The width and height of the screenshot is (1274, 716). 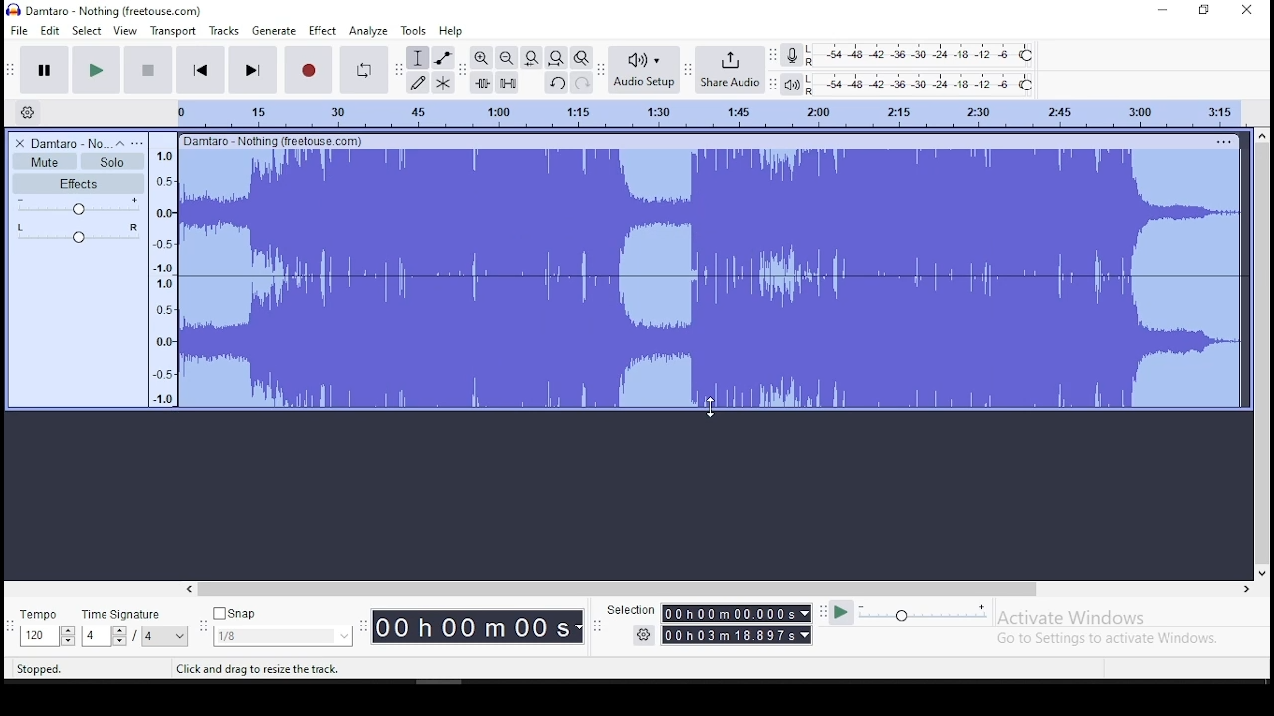 What do you see at coordinates (67, 637) in the screenshot?
I see `Drop down` at bounding box center [67, 637].